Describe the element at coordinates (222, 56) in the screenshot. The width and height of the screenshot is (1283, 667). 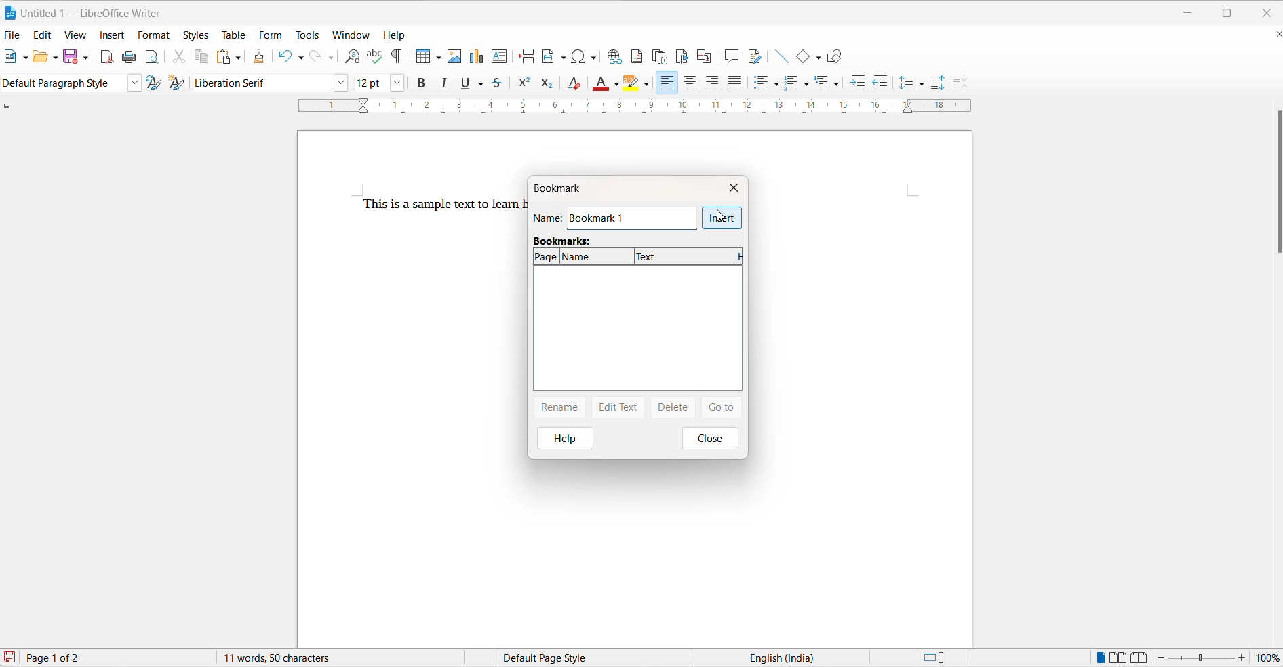
I see `paste` at that location.